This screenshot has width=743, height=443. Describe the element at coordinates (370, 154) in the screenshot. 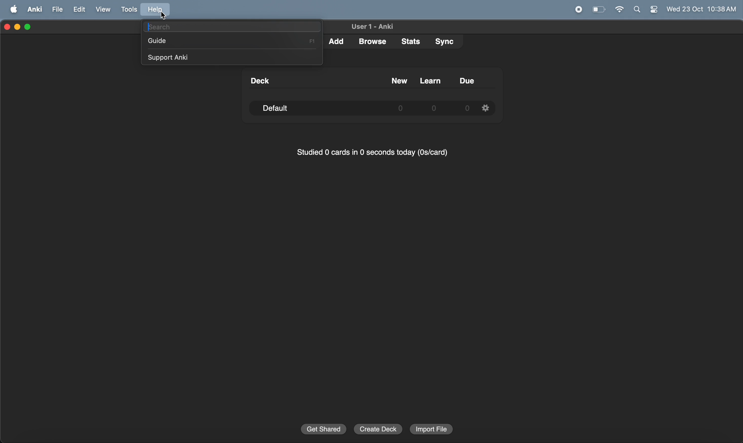

I see `studied 0 cards in 0 seconds today` at that location.